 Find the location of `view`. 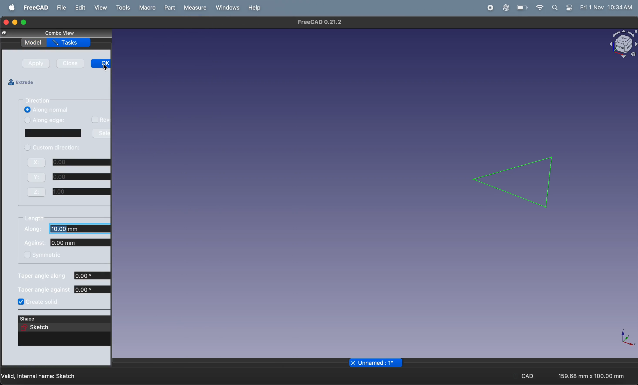

view is located at coordinates (102, 7).